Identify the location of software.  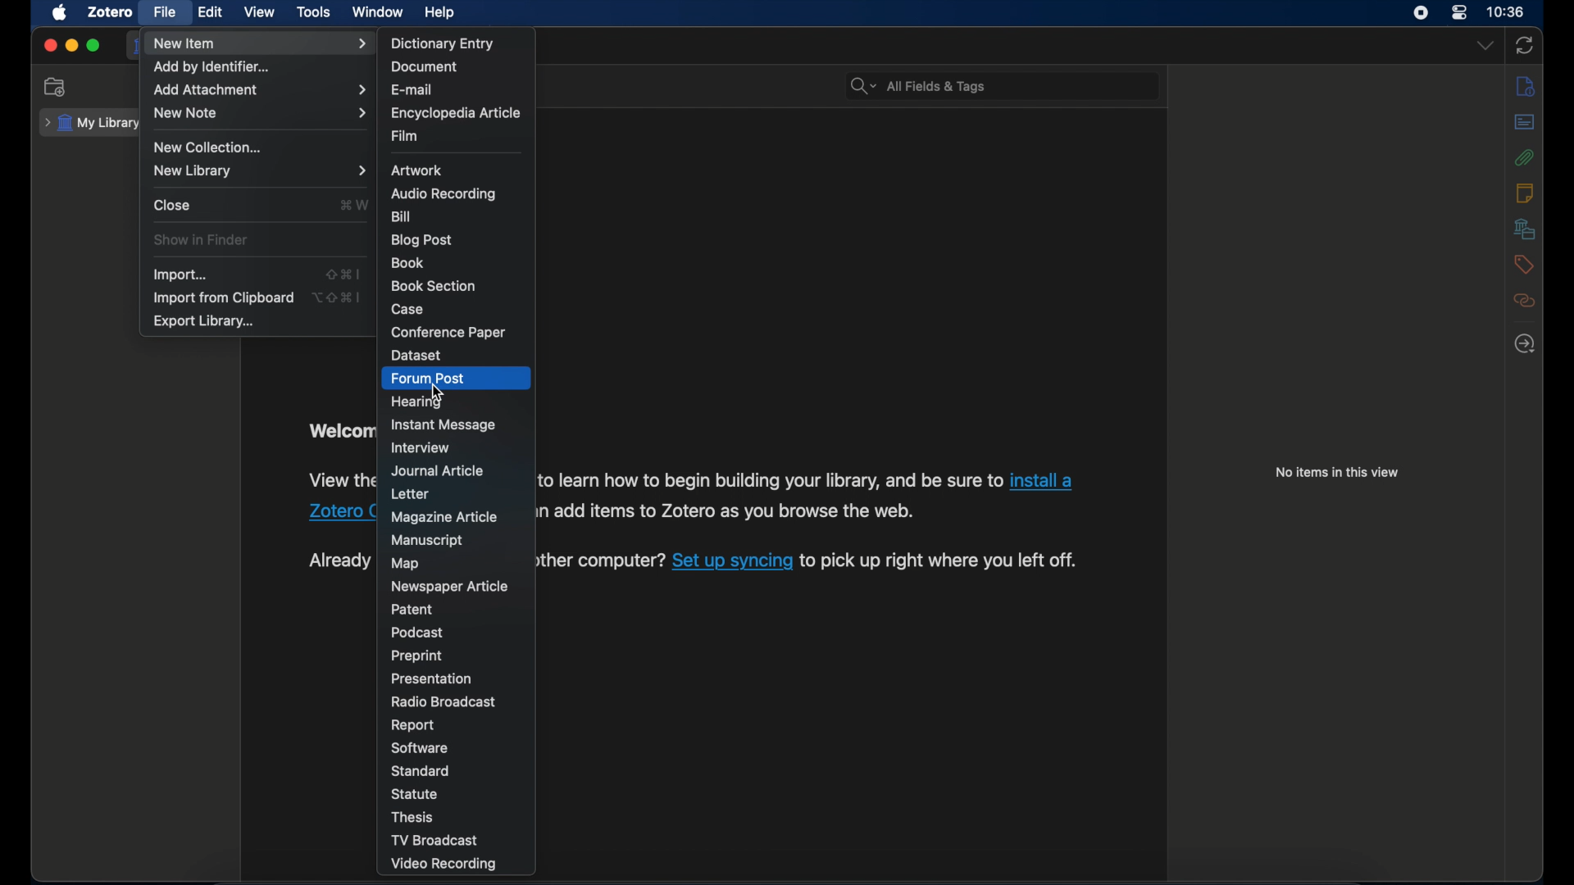
(420, 747).